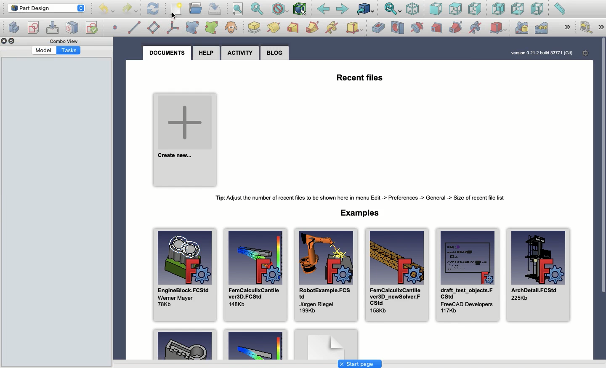 This screenshot has width=606, height=368. Describe the element at coordinates (499, 9) in the screenshot. I see `Back` at that location.